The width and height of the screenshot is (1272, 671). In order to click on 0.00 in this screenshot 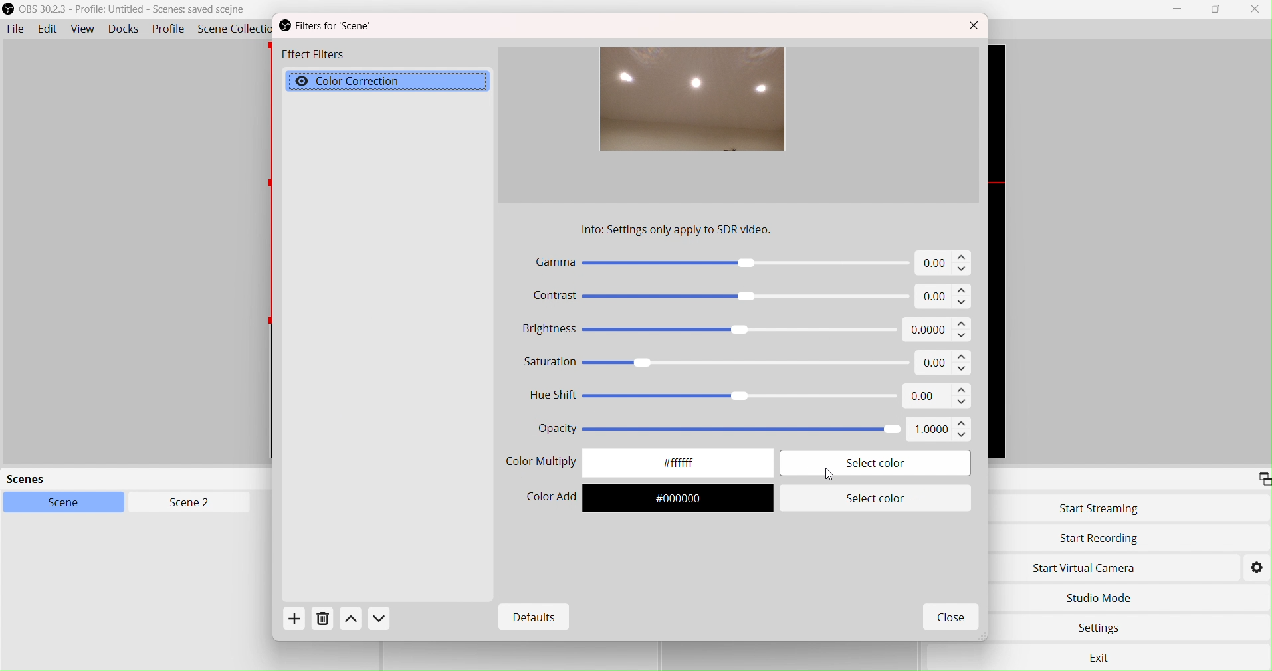, I will do `click(944, 263)`.